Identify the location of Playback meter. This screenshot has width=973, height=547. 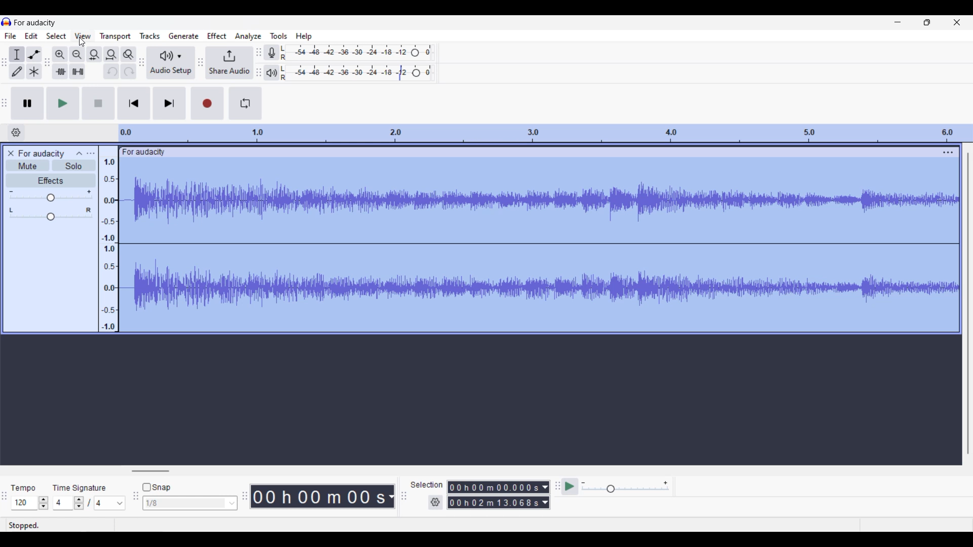
(270, 72).